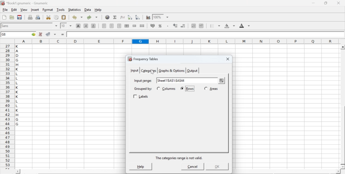 The width and height of the screenshot is (345, 174). Describe the element at coordinates (20, 17) in the screenshot. I see `save current workbook` at that location.